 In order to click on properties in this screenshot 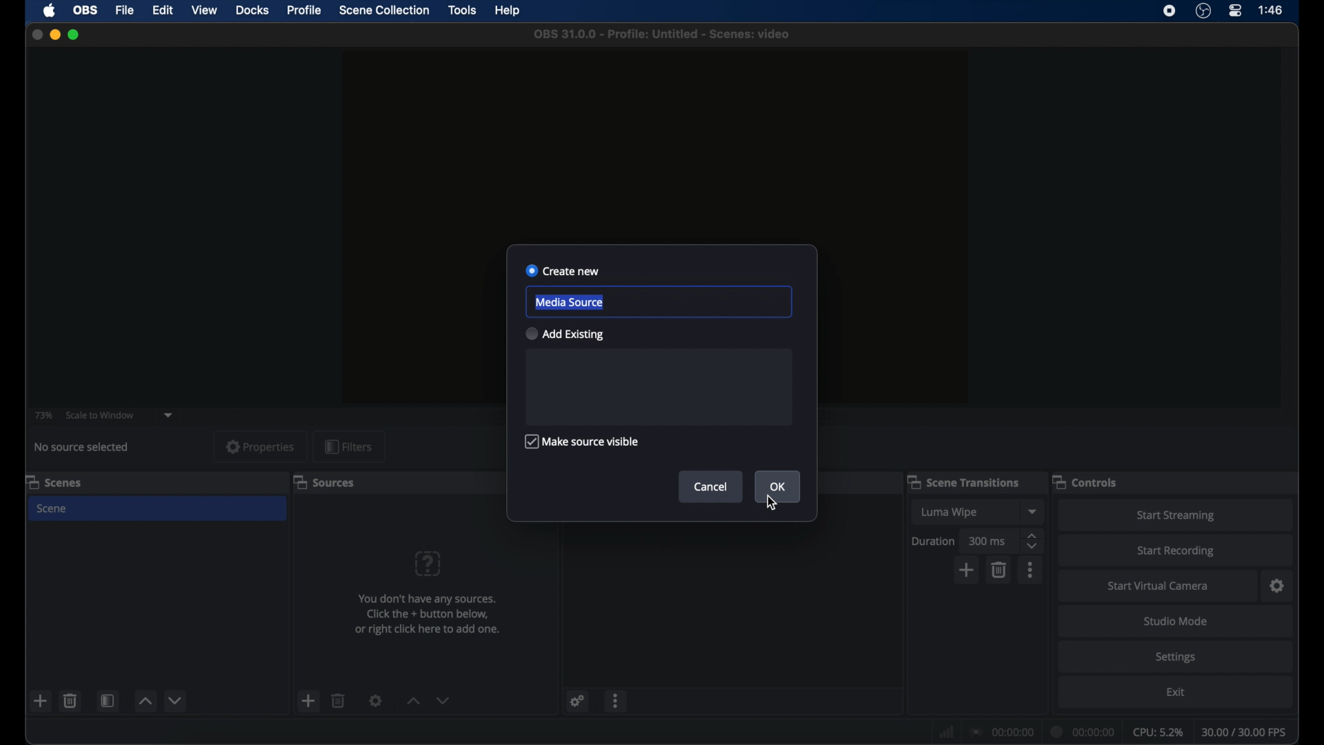, I will do `click(261, 446)`.